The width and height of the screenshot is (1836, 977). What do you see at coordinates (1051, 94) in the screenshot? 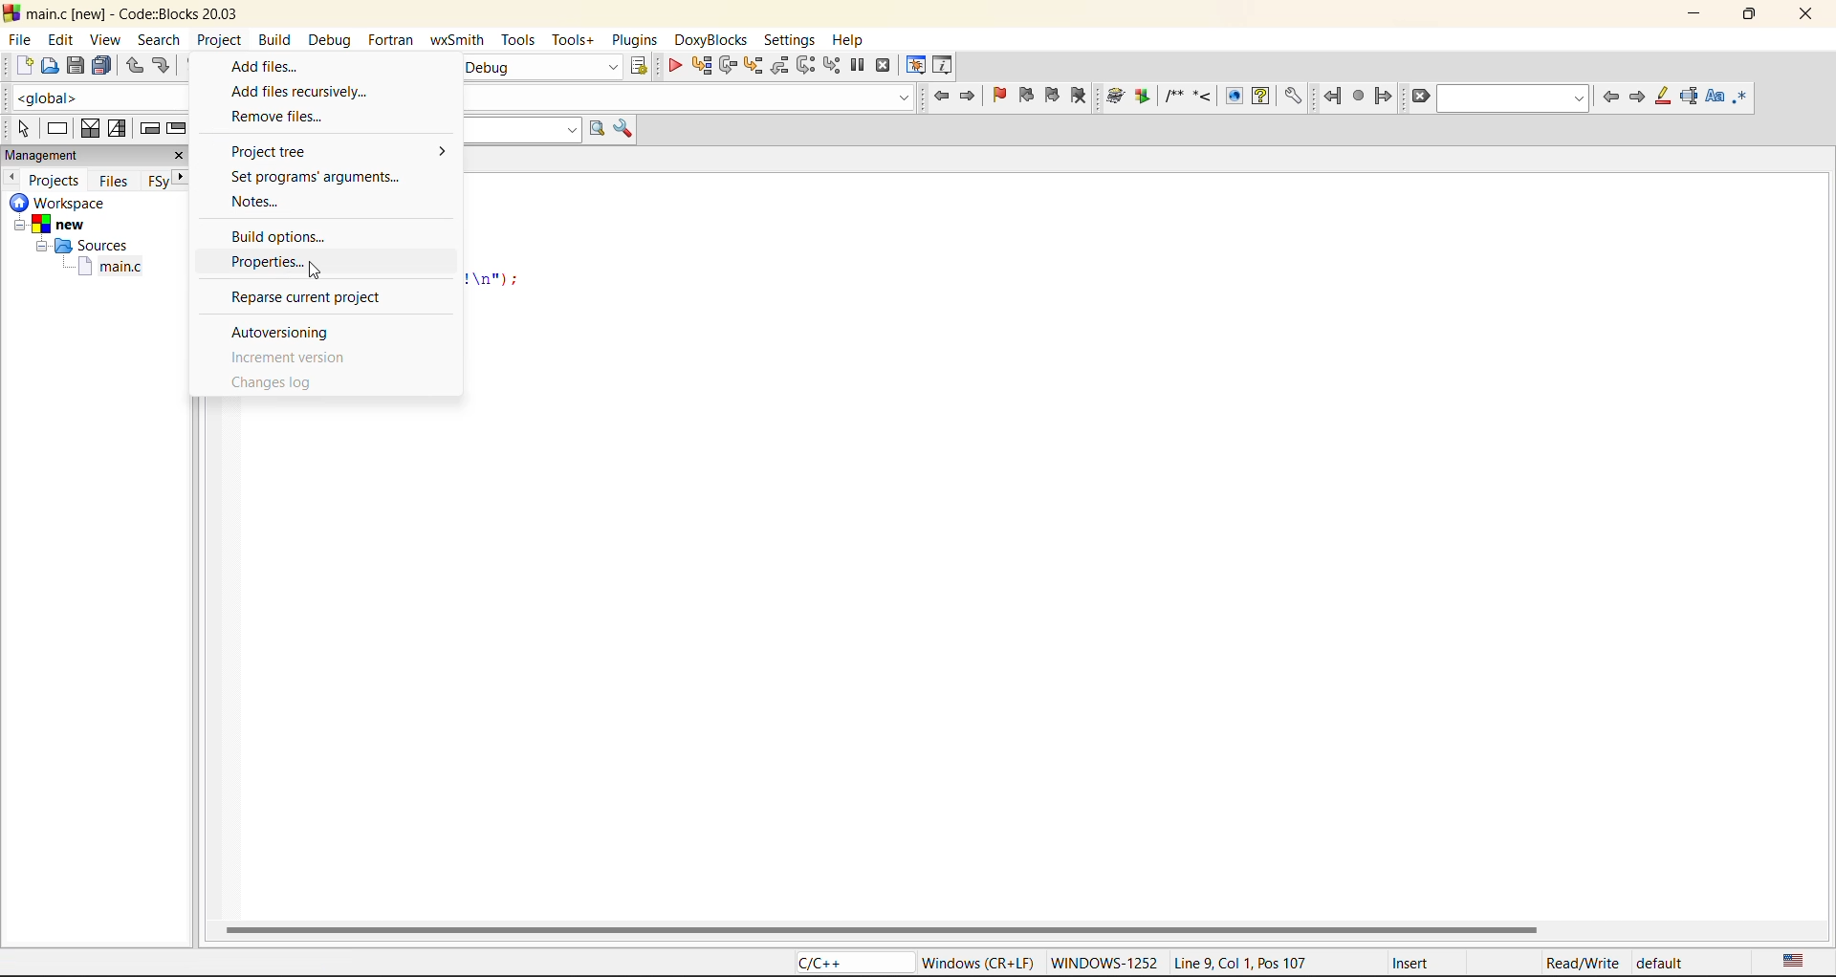
I see `next bookmark` at bounding box center [1051, 94].